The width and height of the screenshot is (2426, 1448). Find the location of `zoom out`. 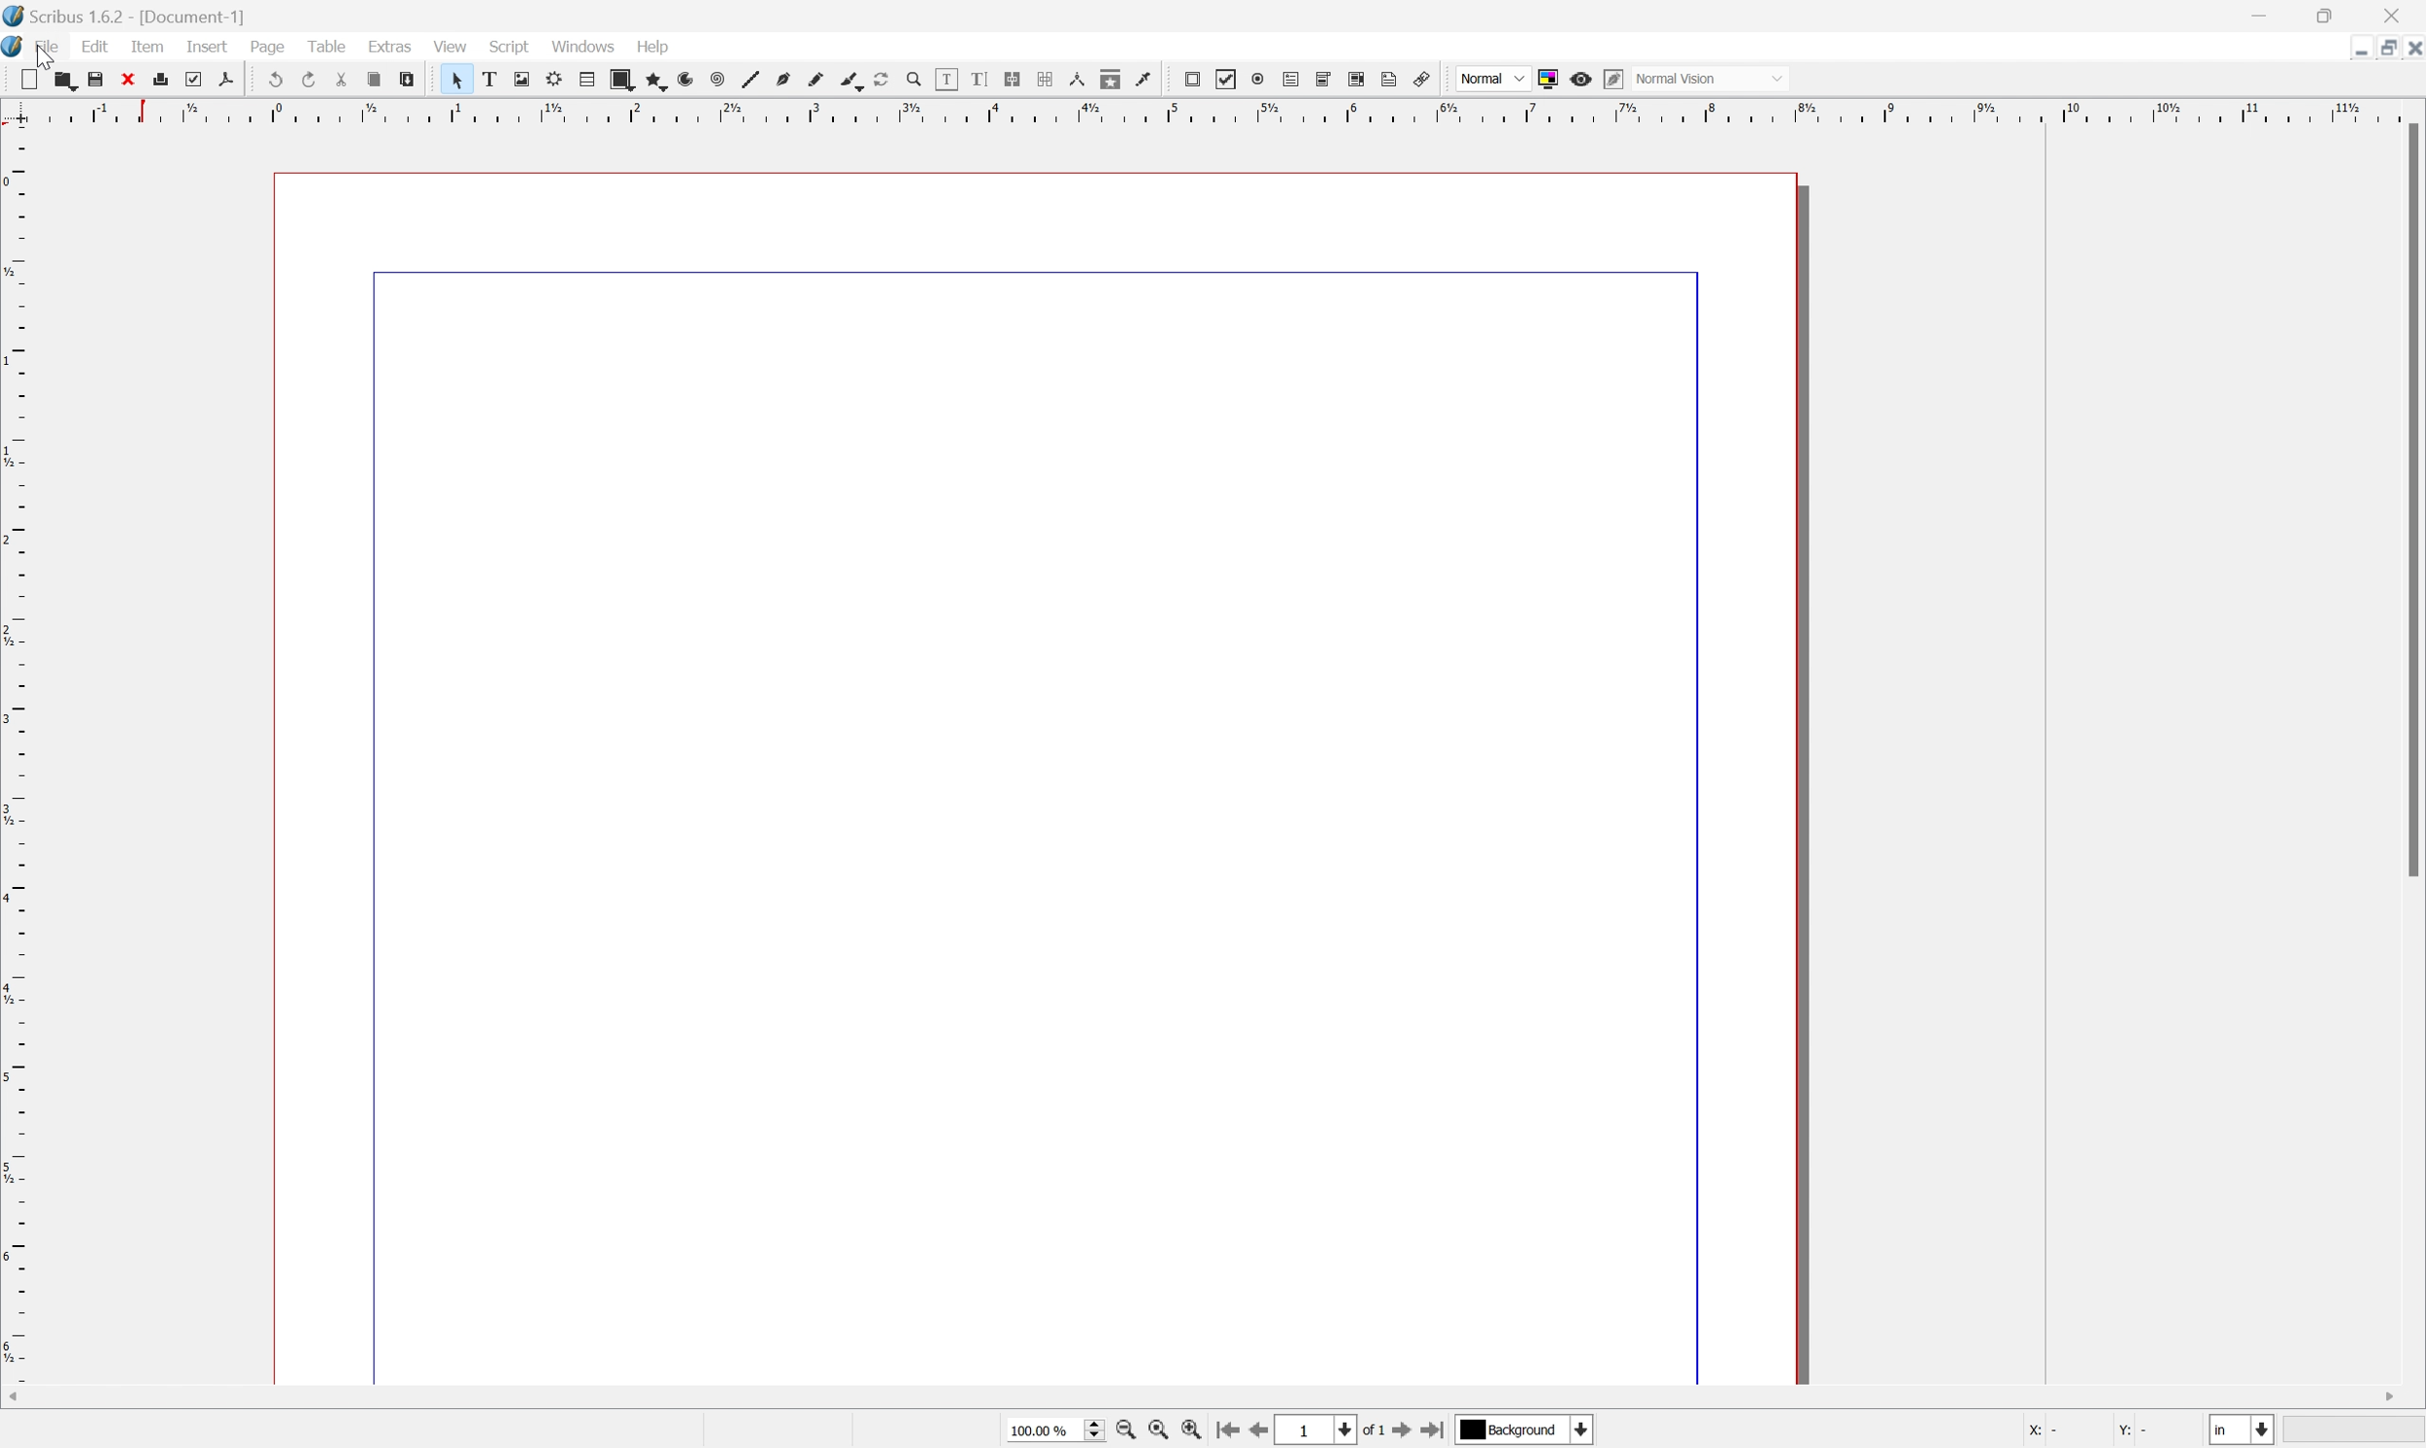

zoom out is located at coordinates (1127, 1431).